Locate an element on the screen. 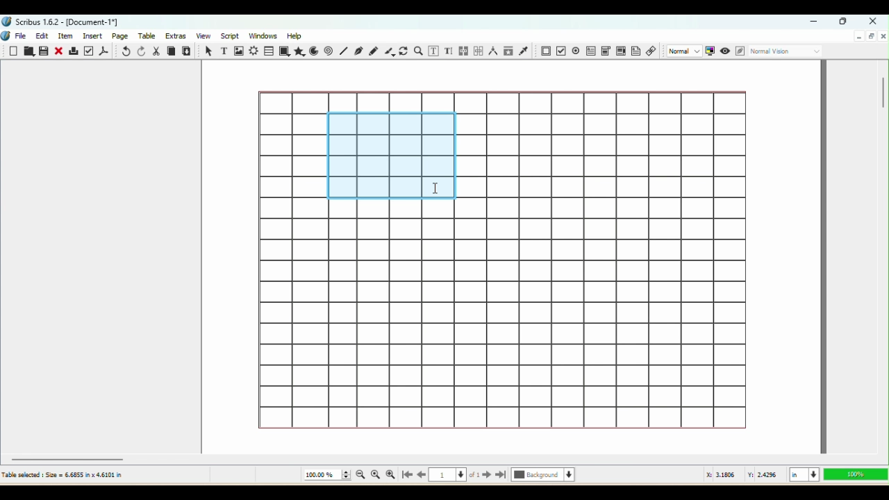  PDF list box is located at coordinates (620, 51).